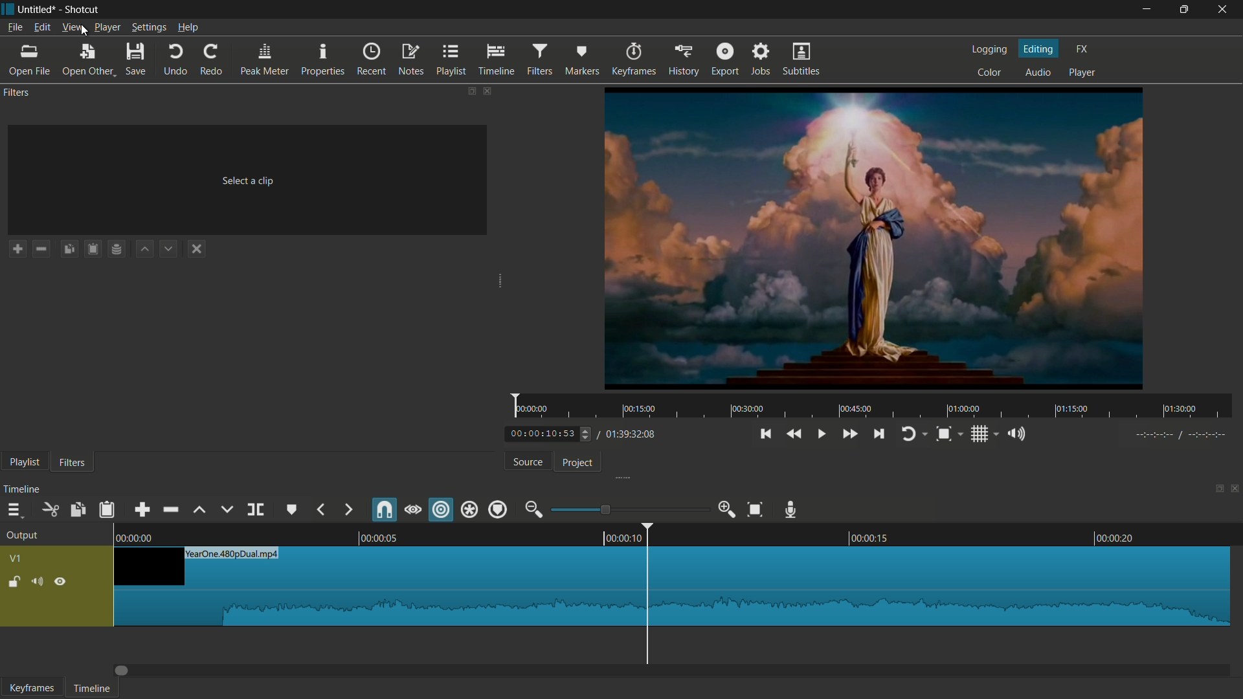 The image size is (1243, 699). Describe the element at coordinates (724, 60) in the screenshot. I see `export` at that location.